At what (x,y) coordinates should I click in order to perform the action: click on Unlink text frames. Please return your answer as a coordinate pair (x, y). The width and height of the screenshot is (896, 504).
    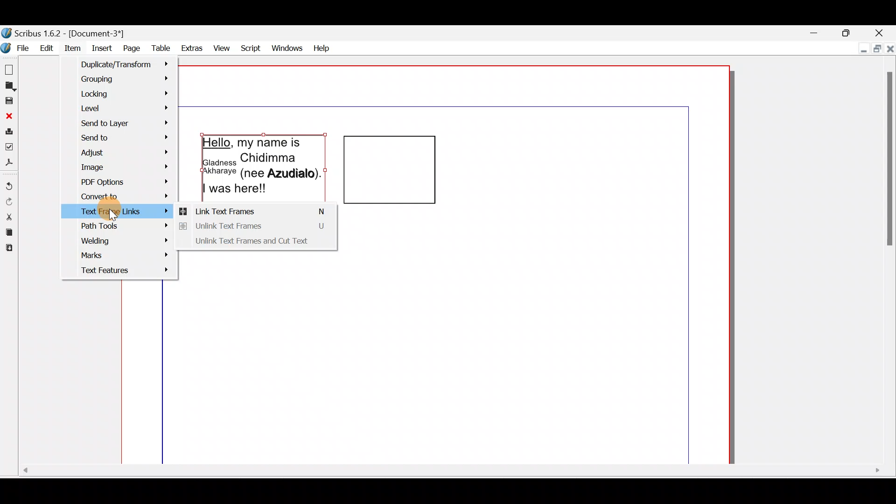
    Looking at the image, I should click on (258, 228).